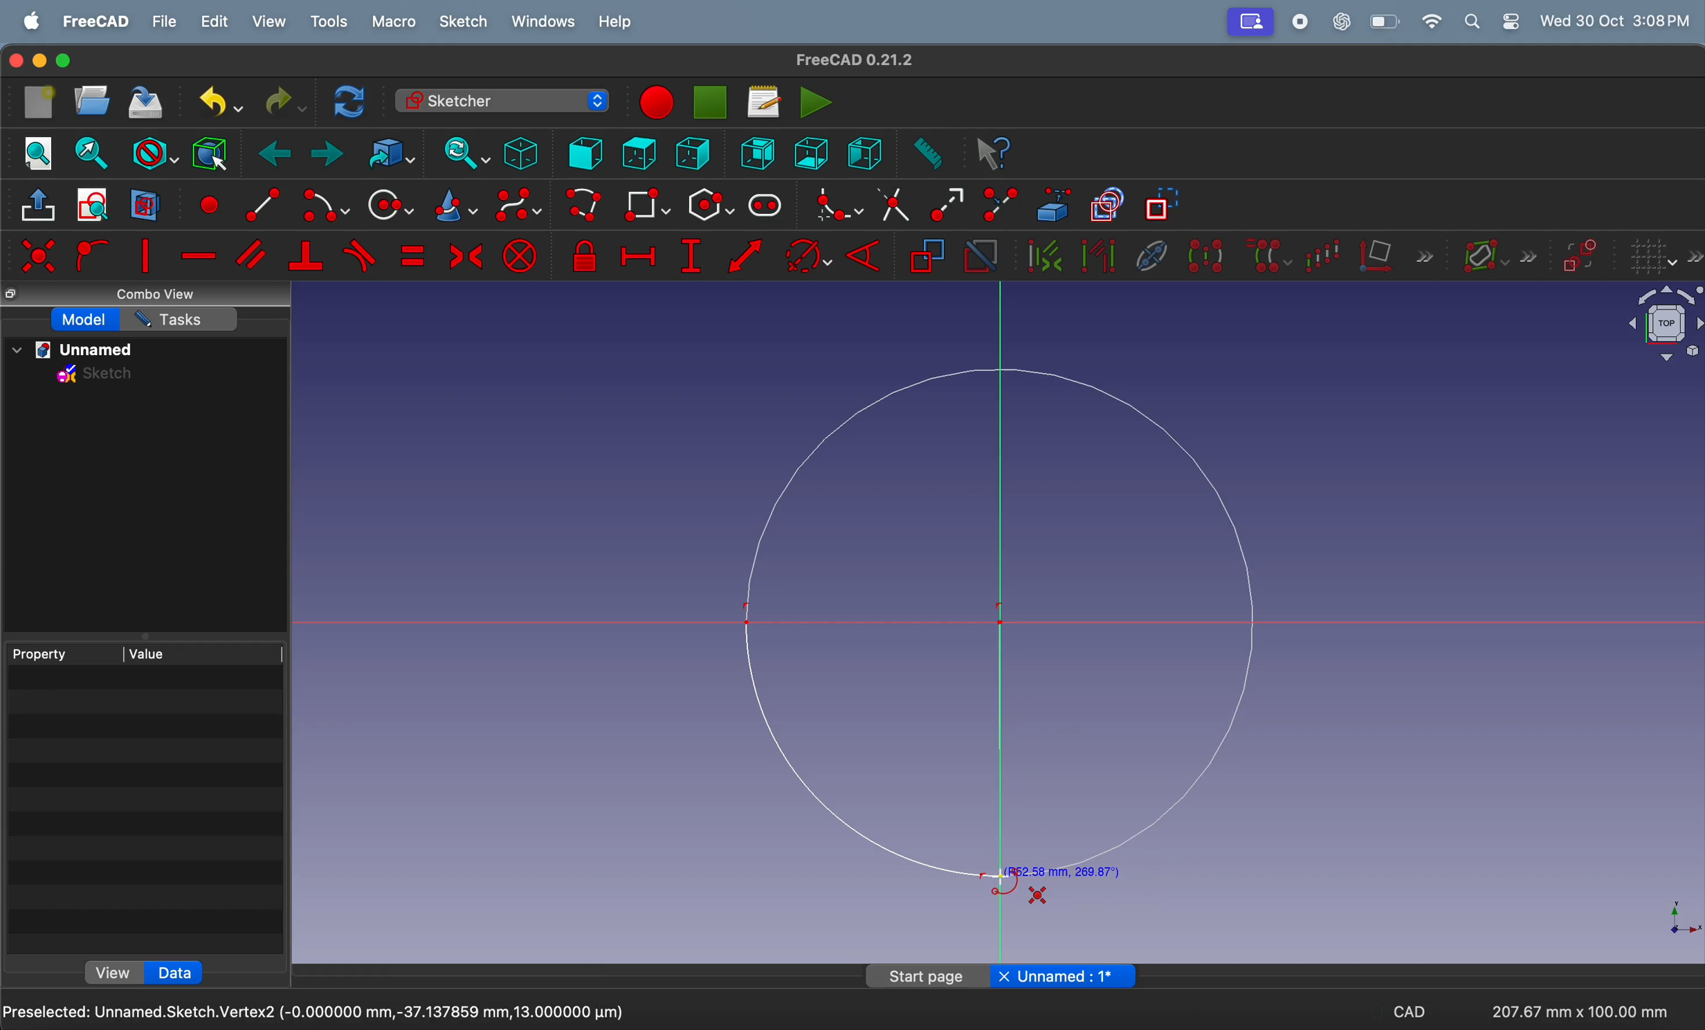 This screenshot has width=1705, height=1030. What do you see at coordinates (79, 350) in the screenshot?
I see `unnamed` at bounding box center [79, 350].